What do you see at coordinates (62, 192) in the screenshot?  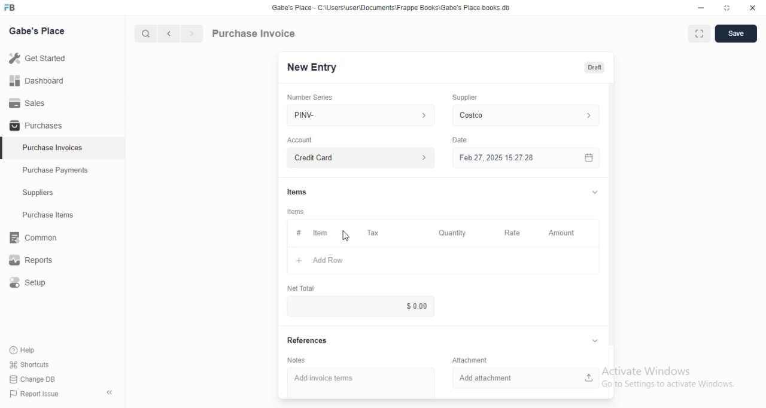 I see `Suppliers` at bounding box center [62, 192].